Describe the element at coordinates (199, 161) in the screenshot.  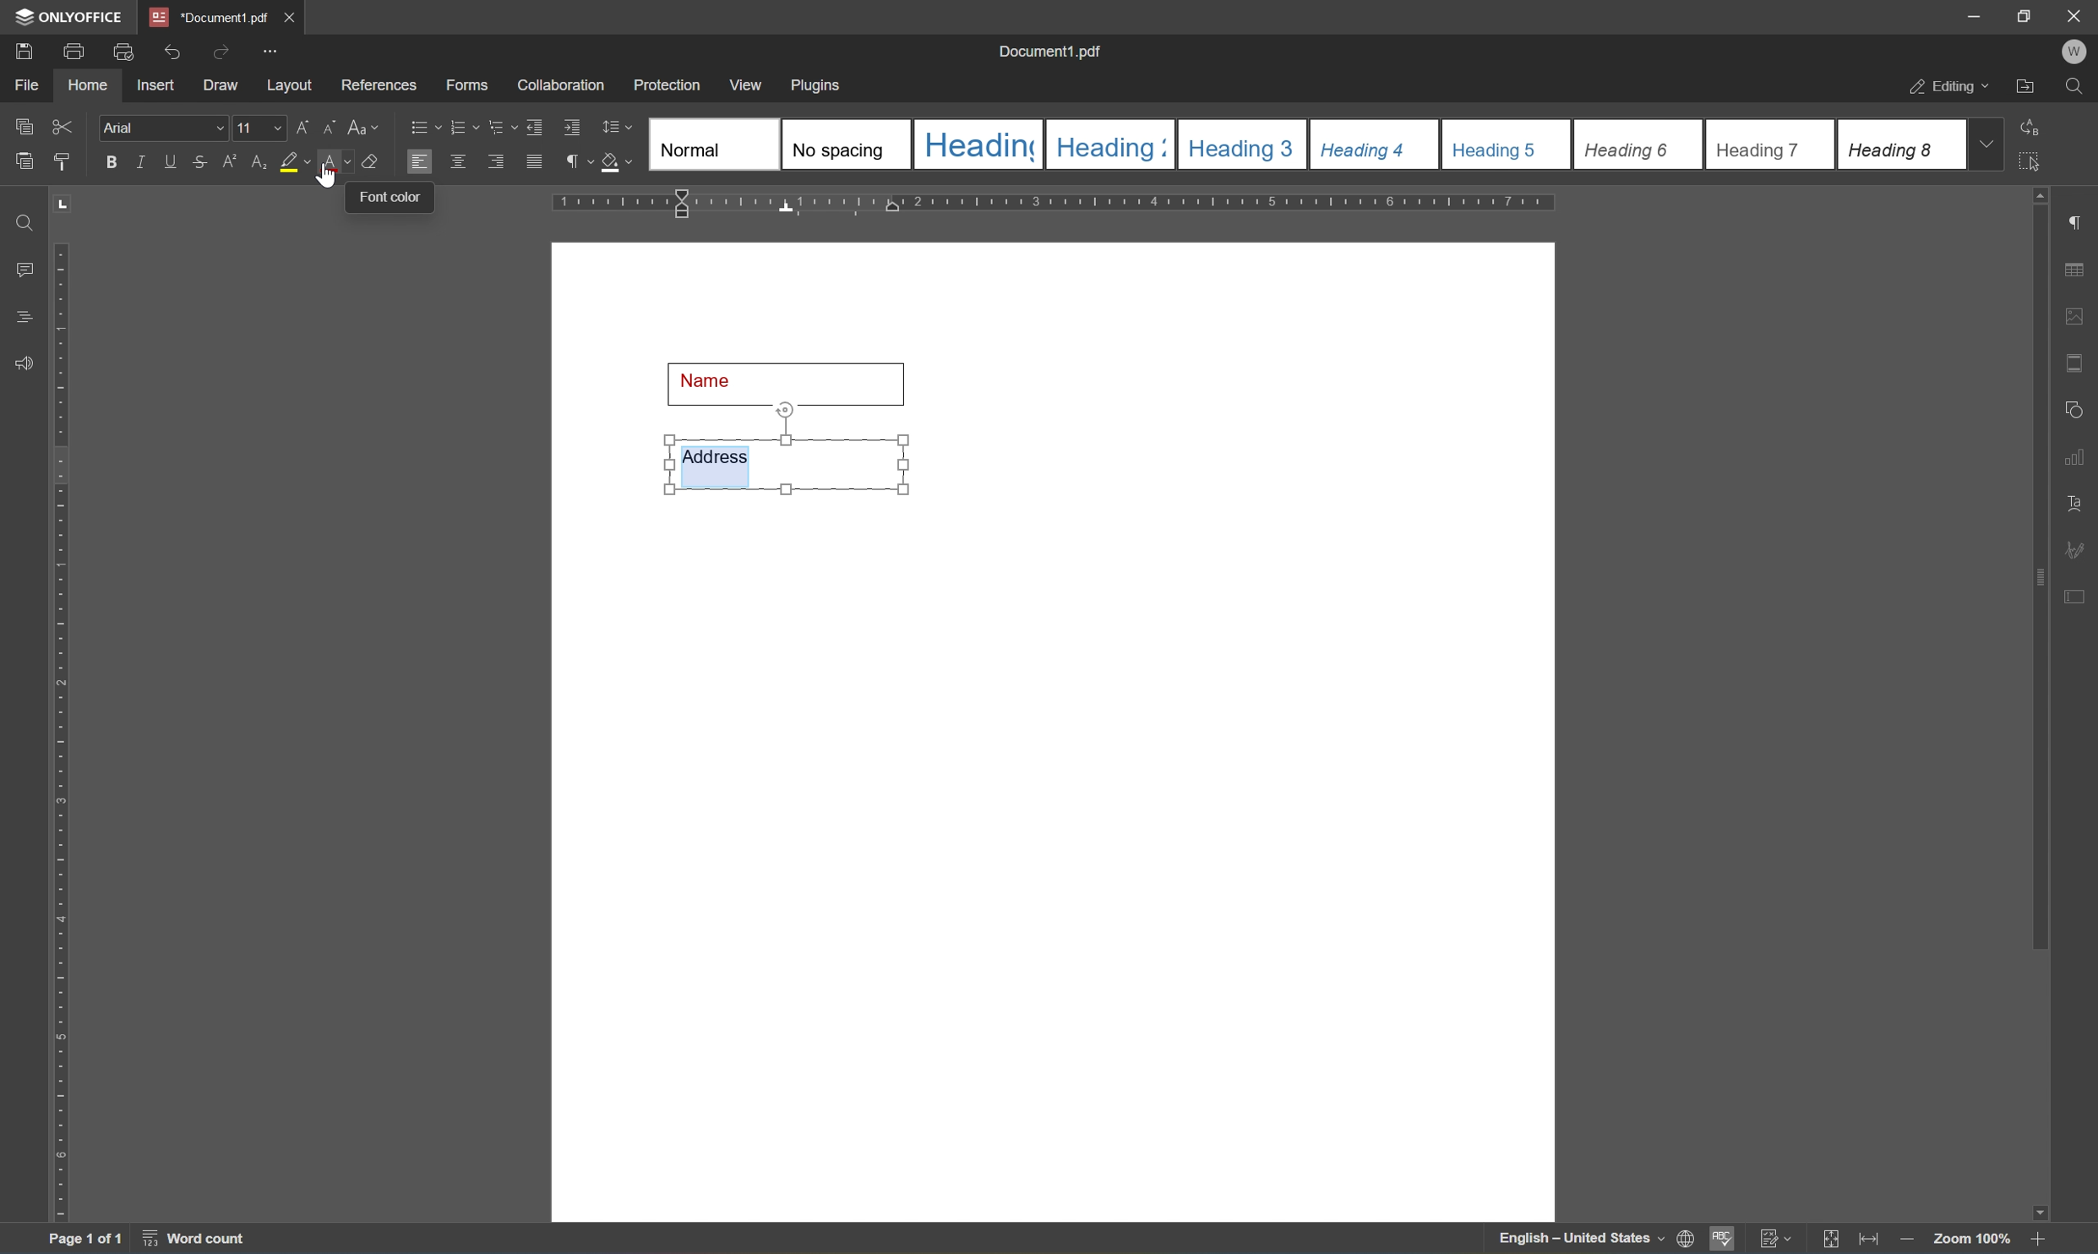
I see `strikethrough` at that location.